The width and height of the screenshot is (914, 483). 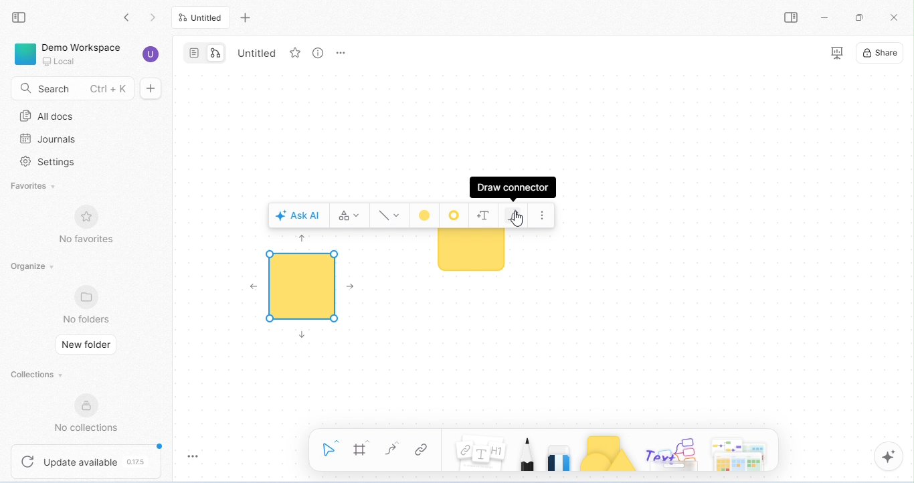 I want to click on open/ close side bar, so click(x=791, y=17).